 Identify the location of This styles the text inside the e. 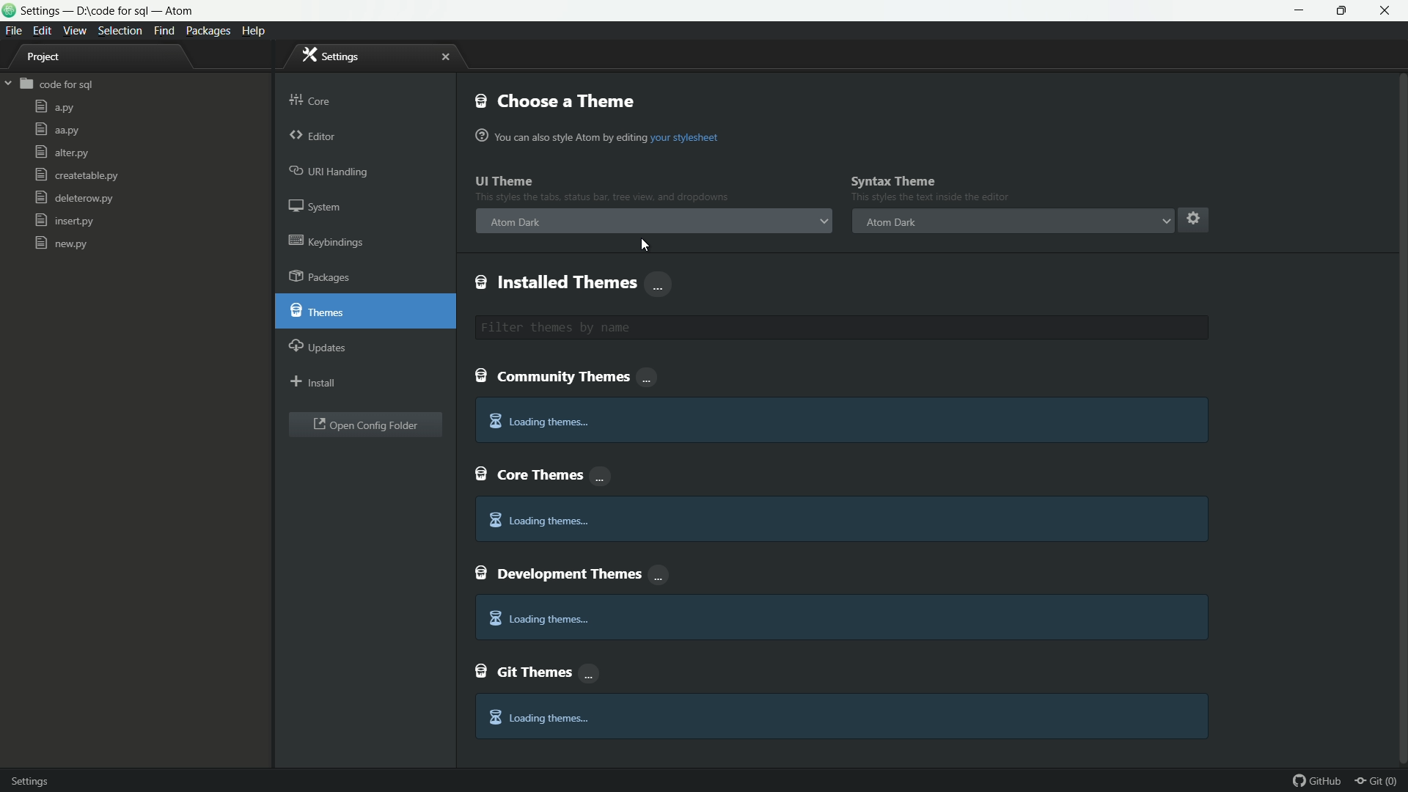
(602, 196).